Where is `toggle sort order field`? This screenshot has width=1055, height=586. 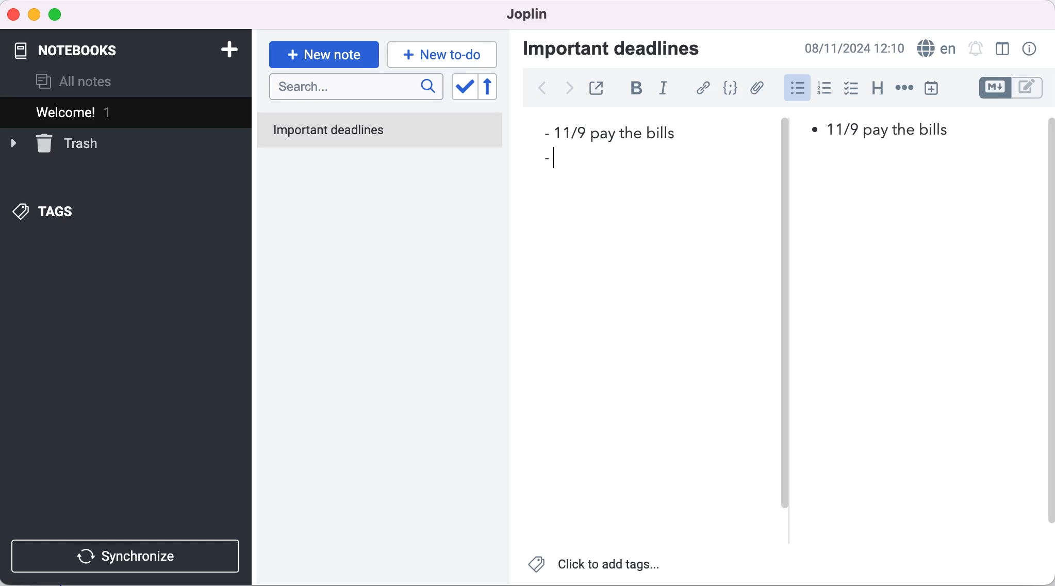 toggle sort order field is located at coordinates (464, 89).